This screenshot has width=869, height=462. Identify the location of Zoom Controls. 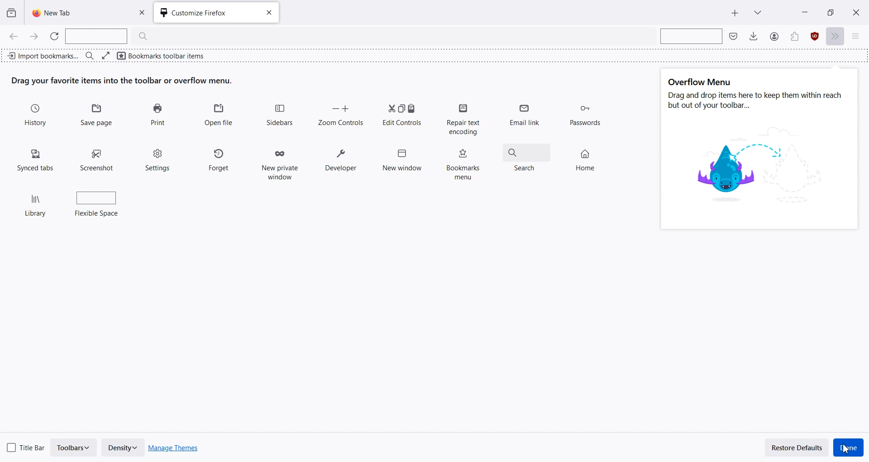
(340, 114).